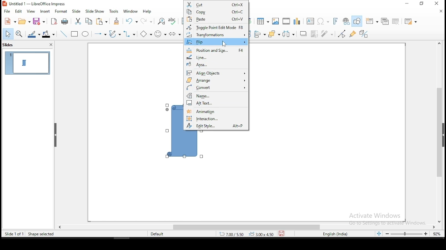  What do you see at coordinates (75, 35) in the screenshot?
I see `rectangle` at bounding box center [75, 35].